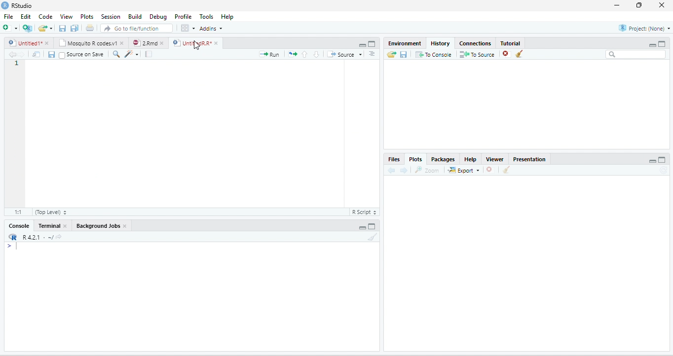  What do you see at coordinates (662, 44) in the screenshot?
I see `Maximize` at bounding box center [662, 44].